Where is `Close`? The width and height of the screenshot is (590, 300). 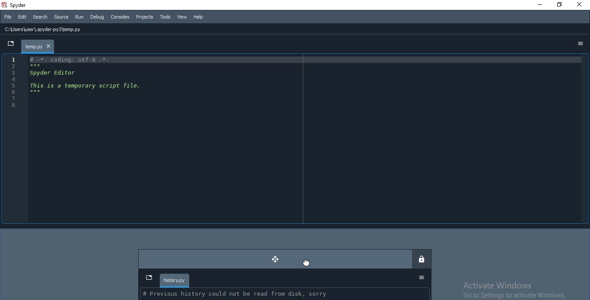 Close is located at coordinates (581, 5).